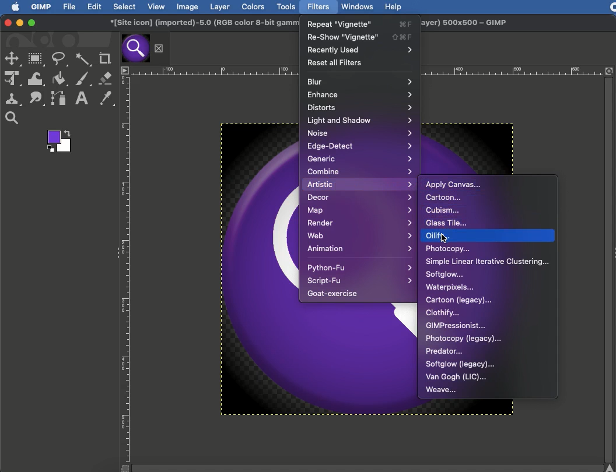 The image size is (616, 472). What do you see at coordinates (454, 184) in the screenshot?
I see `Apply canvas` at bounding box center [454, 184].